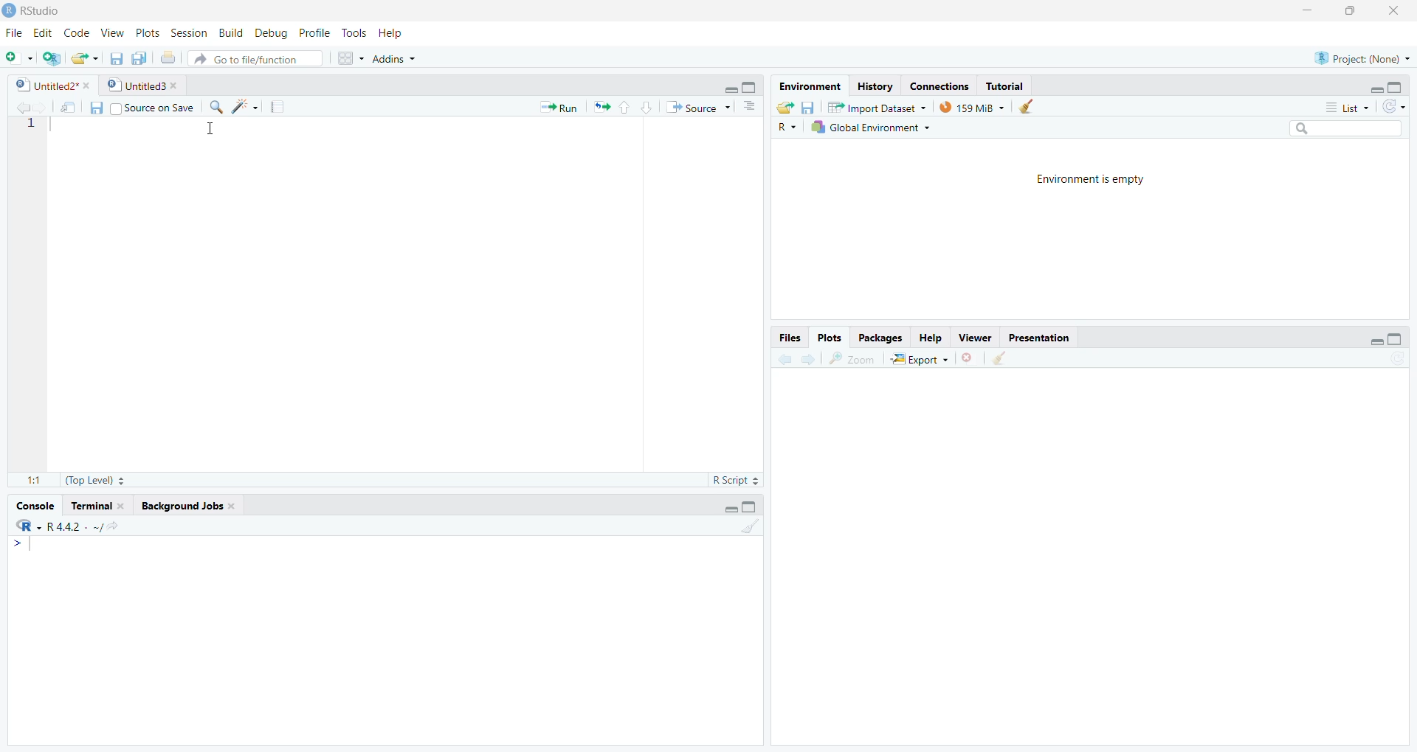 The width and height of the screenshot is (1417, 752). Describe the element at coordinates (1398, 87) in the screenshot. I see `Maximize` at that location.